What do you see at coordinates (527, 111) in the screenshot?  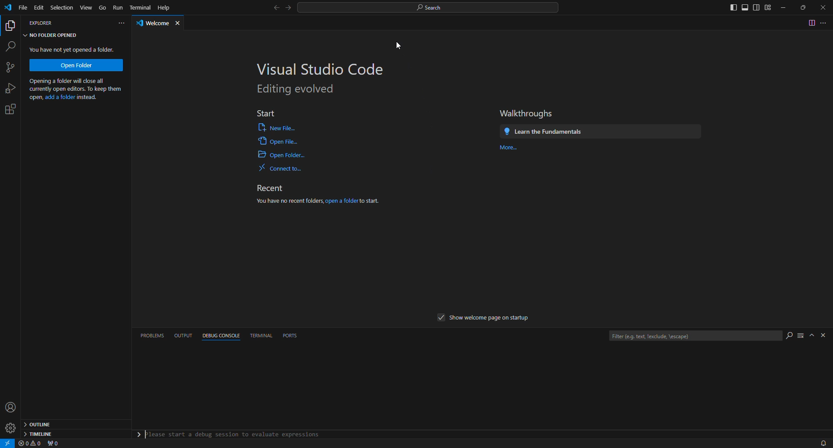 I see `Walkthroughs` at bounding box center [527, 111].